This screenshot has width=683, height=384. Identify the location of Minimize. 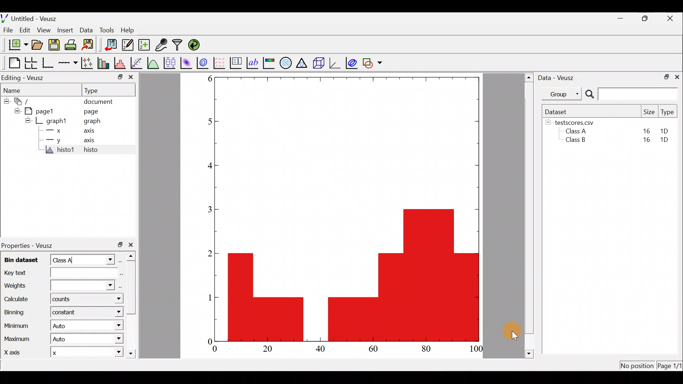
(620, 18).